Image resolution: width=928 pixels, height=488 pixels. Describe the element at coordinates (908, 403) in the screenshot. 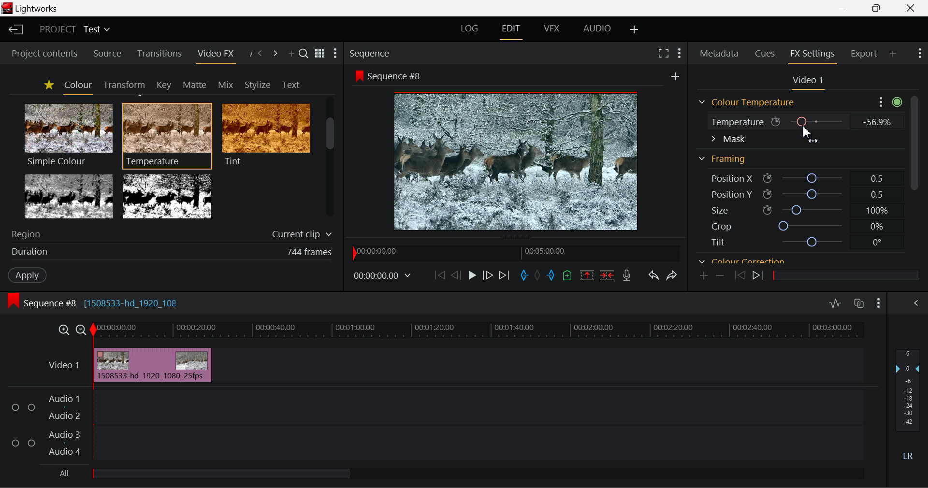

I see `Decibel Level` at that location.